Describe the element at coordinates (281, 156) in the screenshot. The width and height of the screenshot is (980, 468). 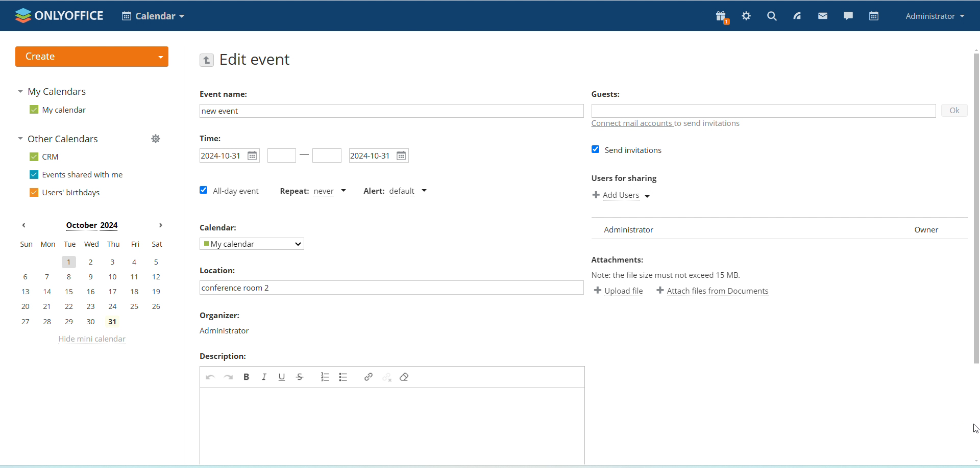
I see `event start time` at that location.